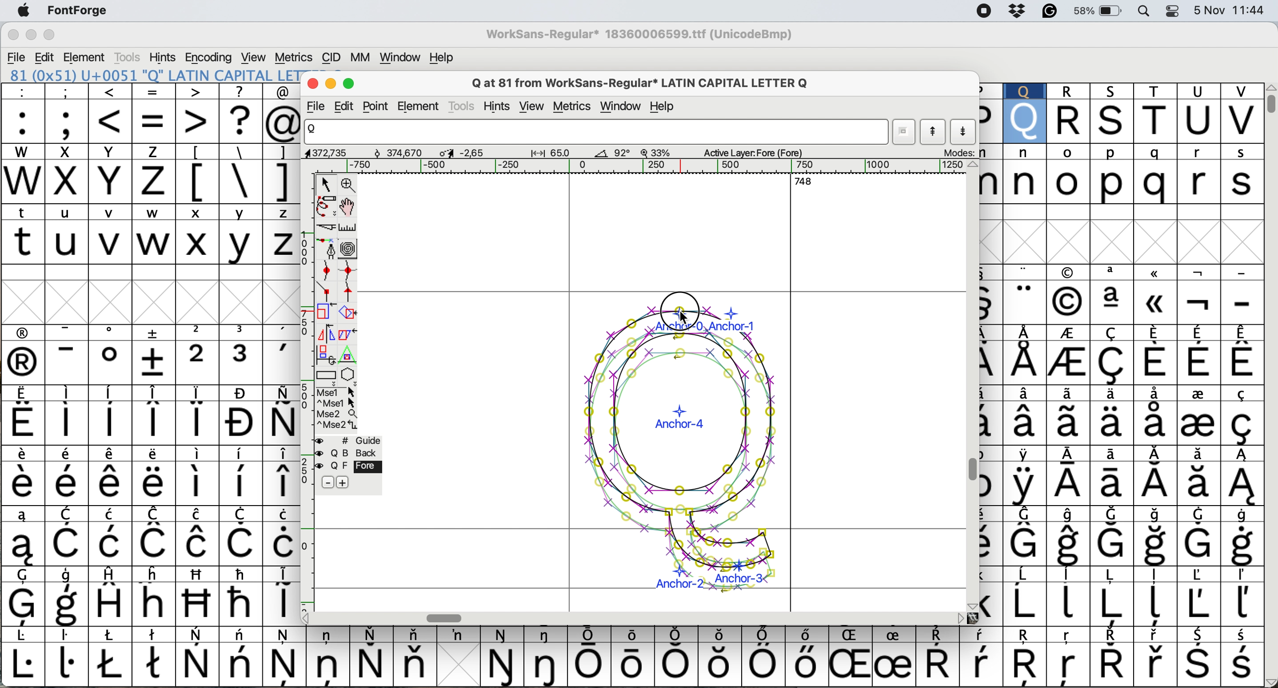  I want to click on text, so click(632, 636).